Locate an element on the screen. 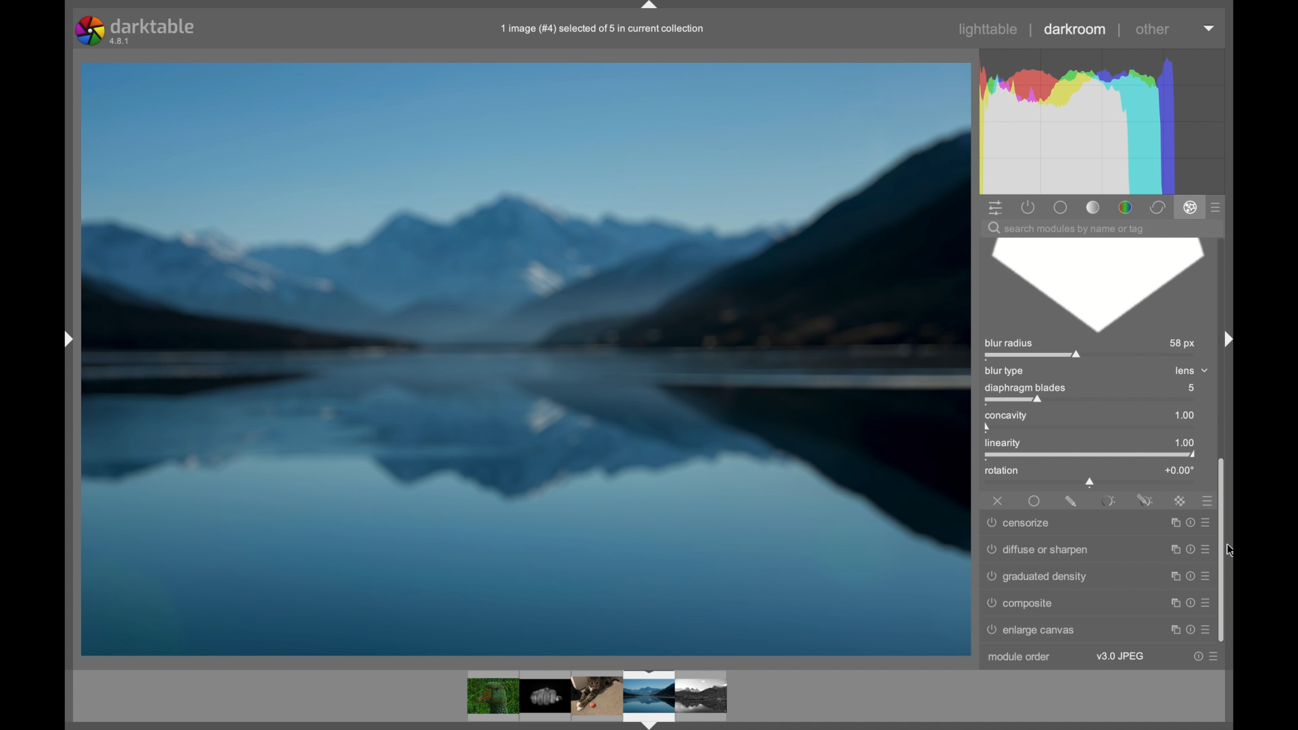 Image resolution: width=1298 pixels, height=730 pixels. effect is located at coordinates (1190, 208).